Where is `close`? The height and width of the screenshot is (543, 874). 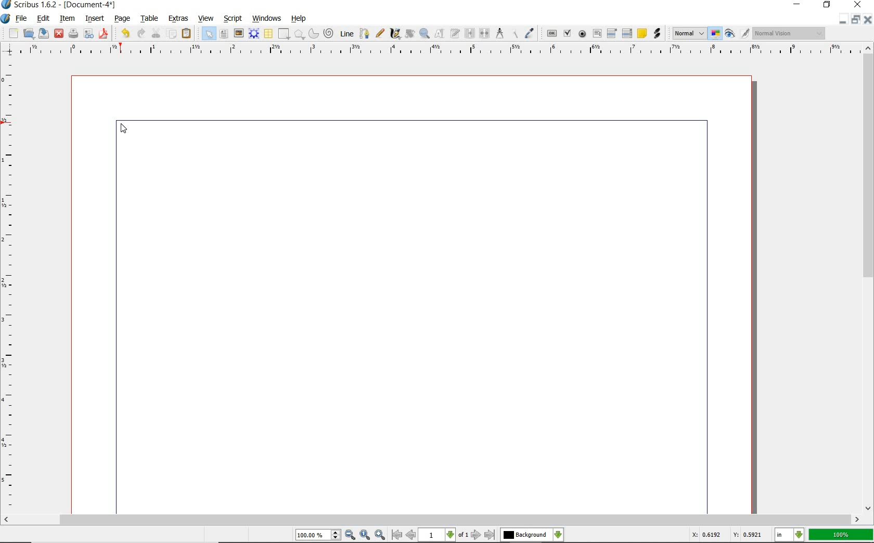
close is located at coordinates (868, 19).